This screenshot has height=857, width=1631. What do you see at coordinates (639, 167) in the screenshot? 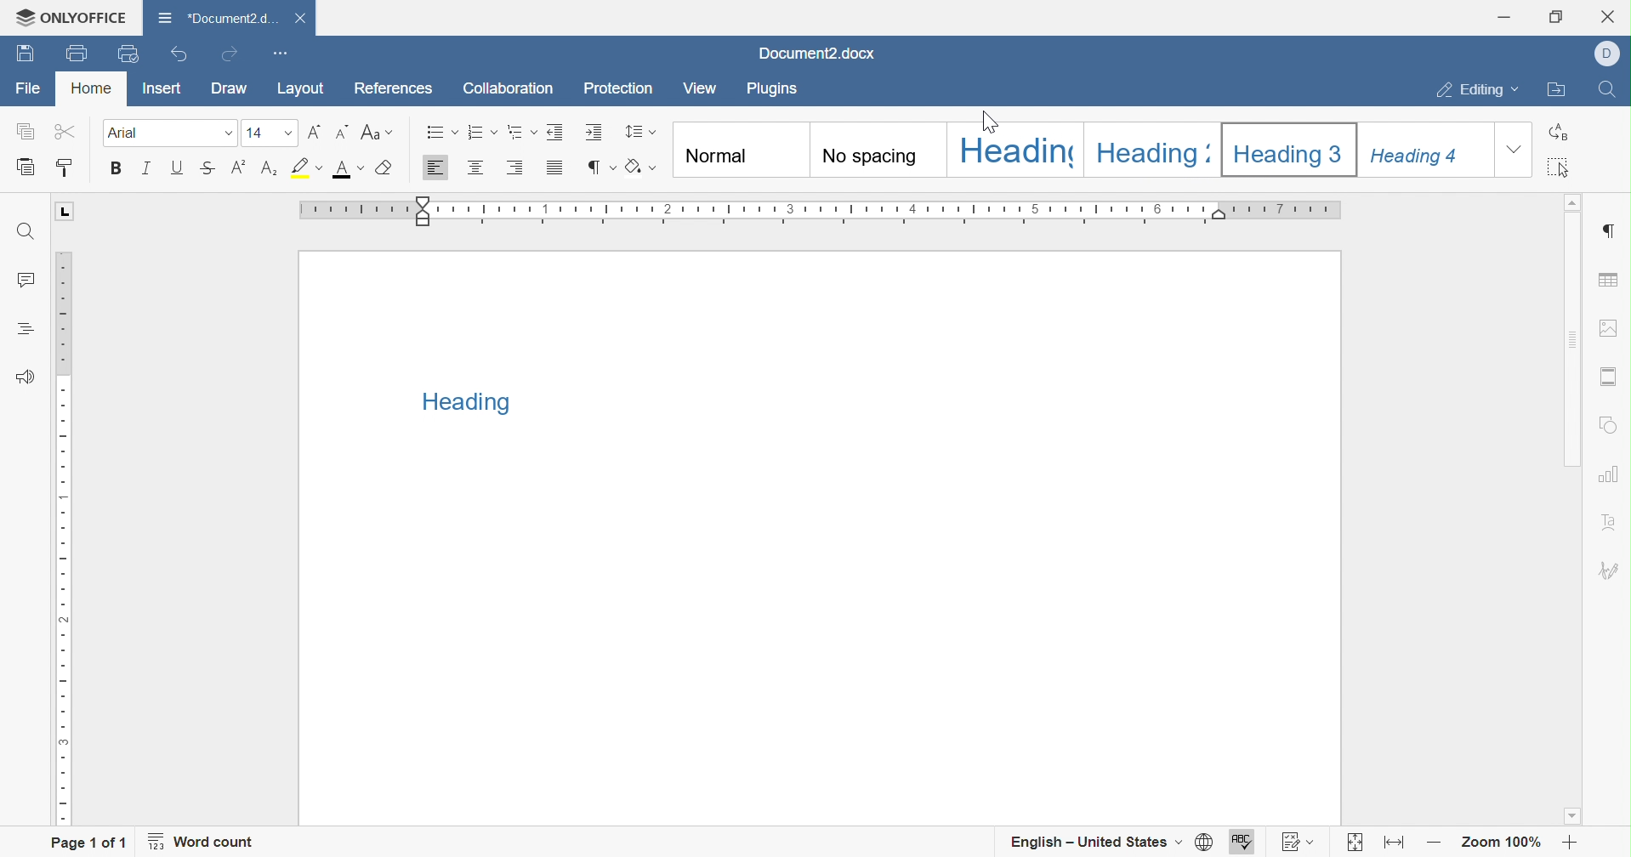
I see `Shading` at bounding box center [639, 167].